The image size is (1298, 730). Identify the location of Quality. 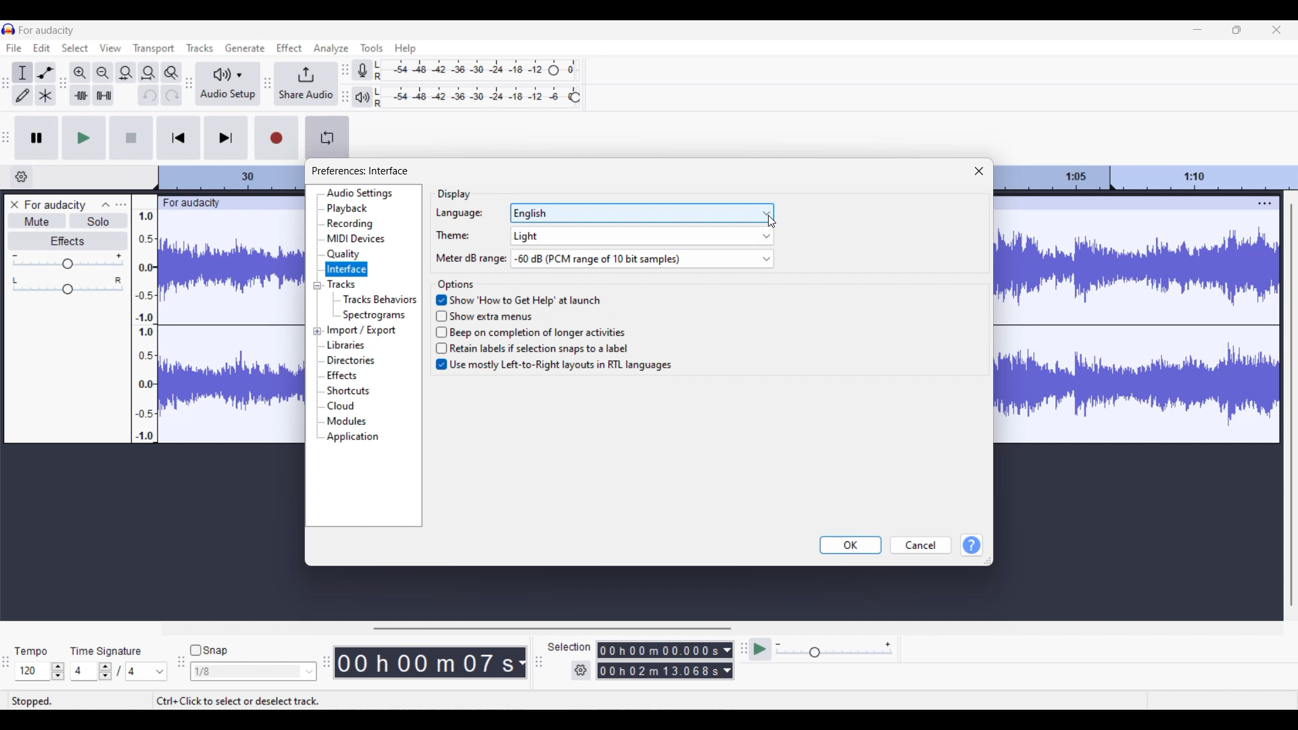
(343, 254).